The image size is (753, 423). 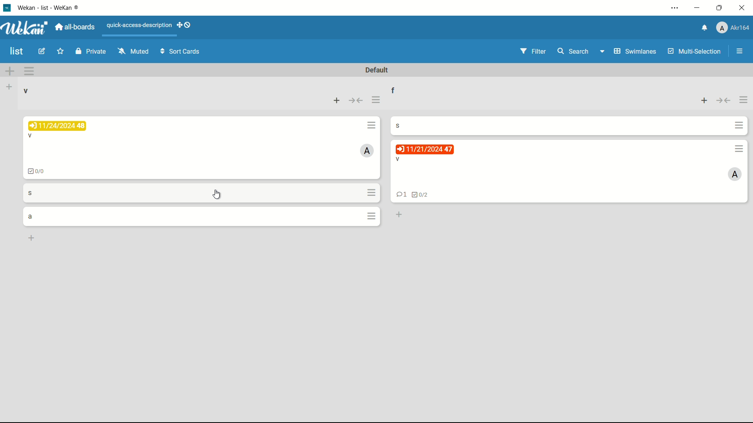 I want to click on  11/21/2024 47, so click(x=425, y=149).